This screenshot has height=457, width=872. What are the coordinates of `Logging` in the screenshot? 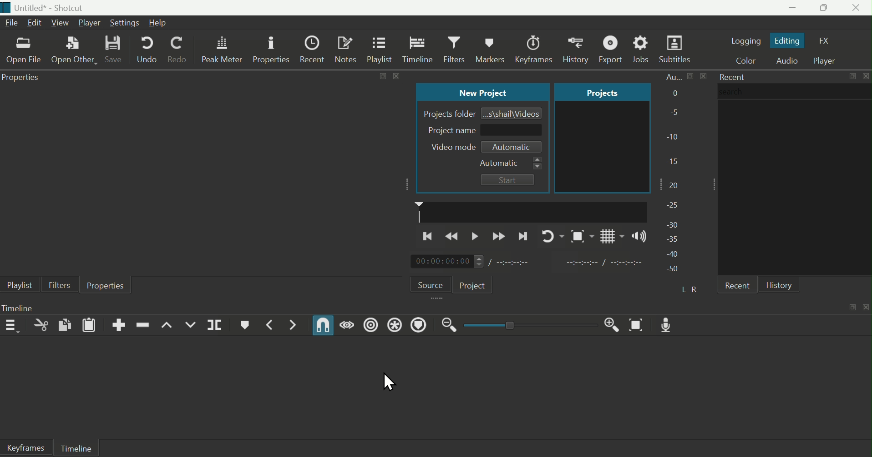 It's located at (745, 39).